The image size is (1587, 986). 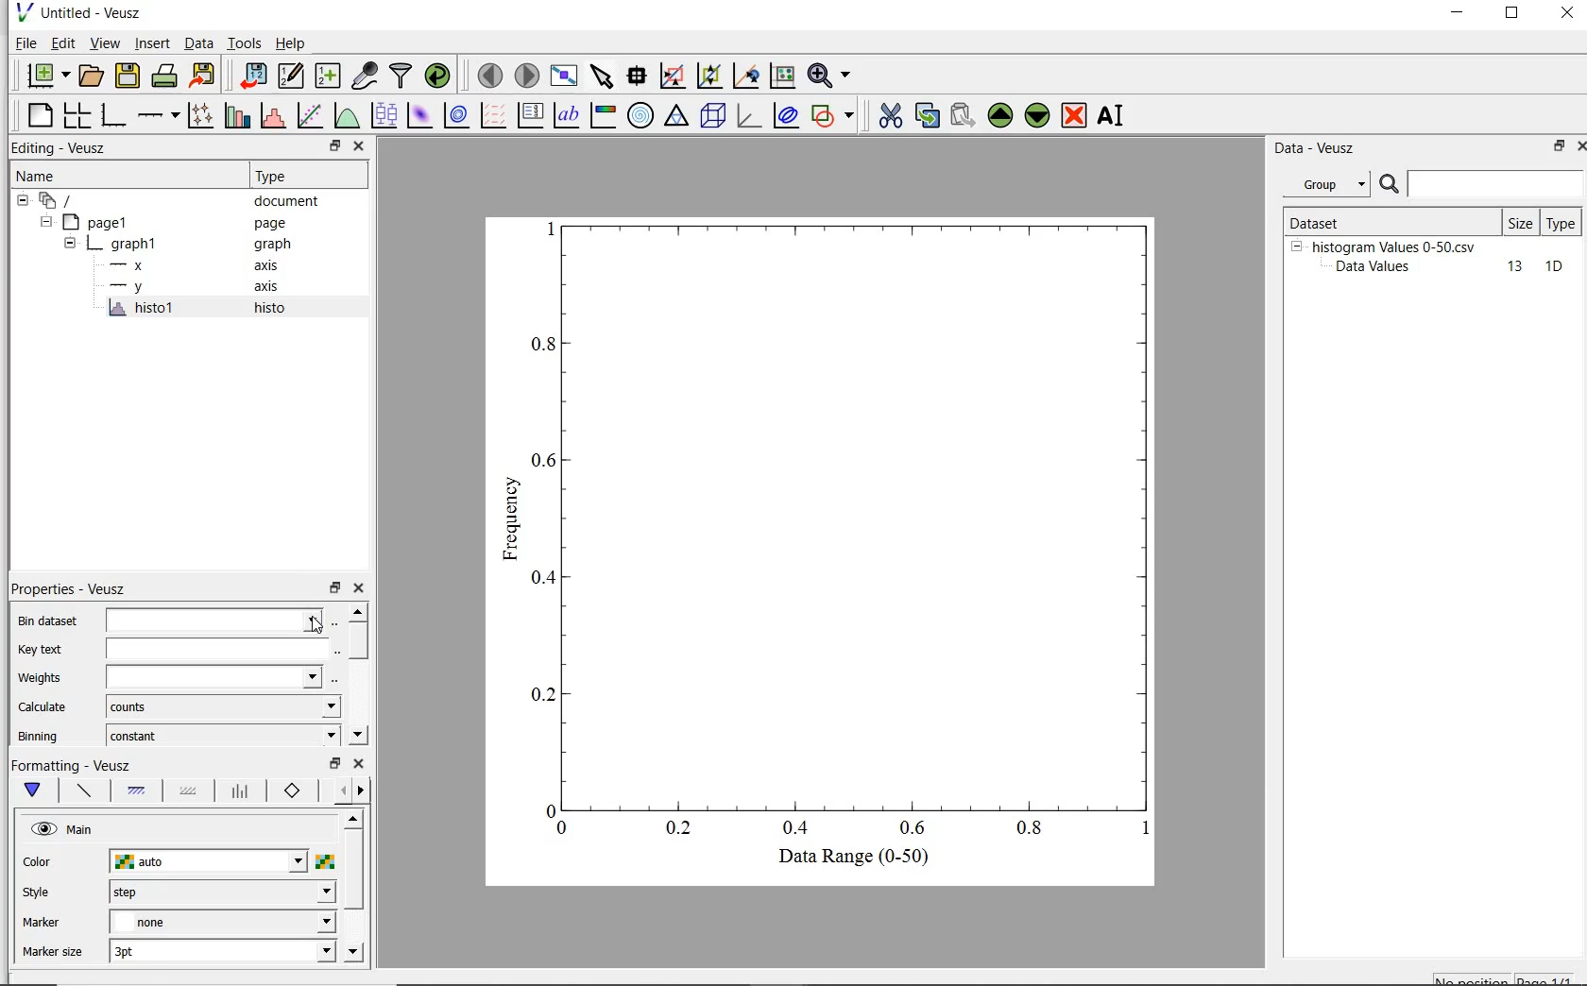 I want to click on edit, so click(x=63, y=42).